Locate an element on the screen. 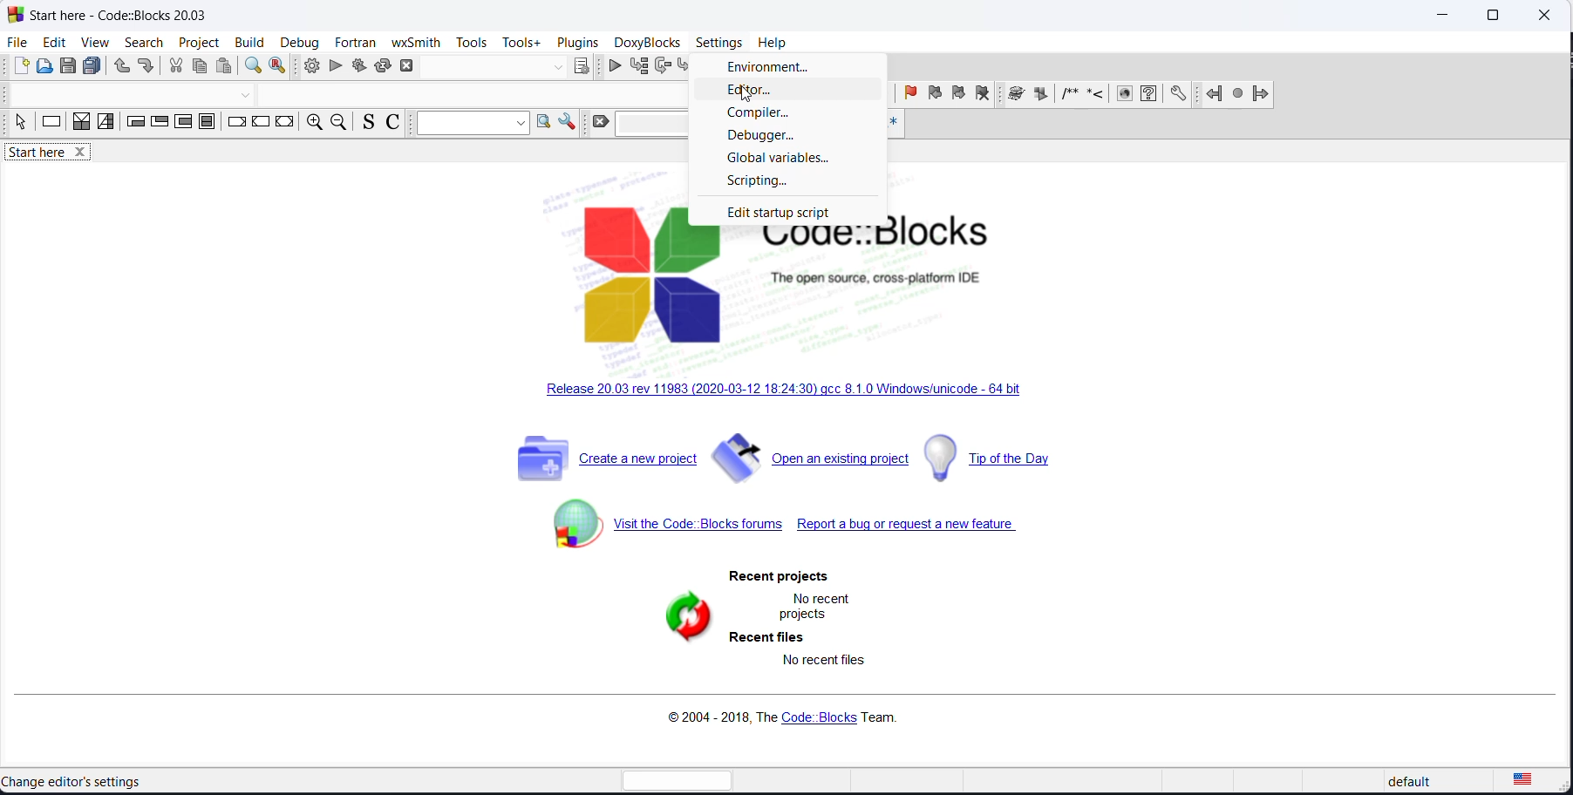 The width and height of the screenshot is (1573, 795). dropdown is located at coordinates (555, 68).